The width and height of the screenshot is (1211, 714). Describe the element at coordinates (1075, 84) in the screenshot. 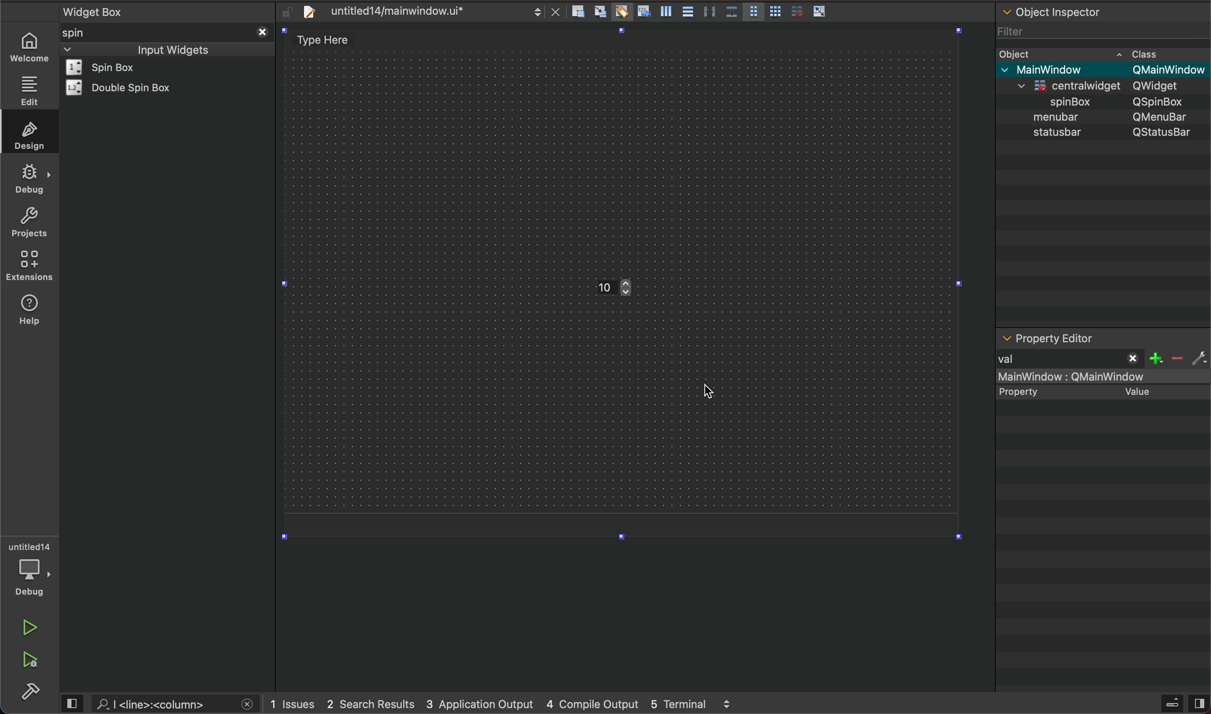

I see `` at that location.